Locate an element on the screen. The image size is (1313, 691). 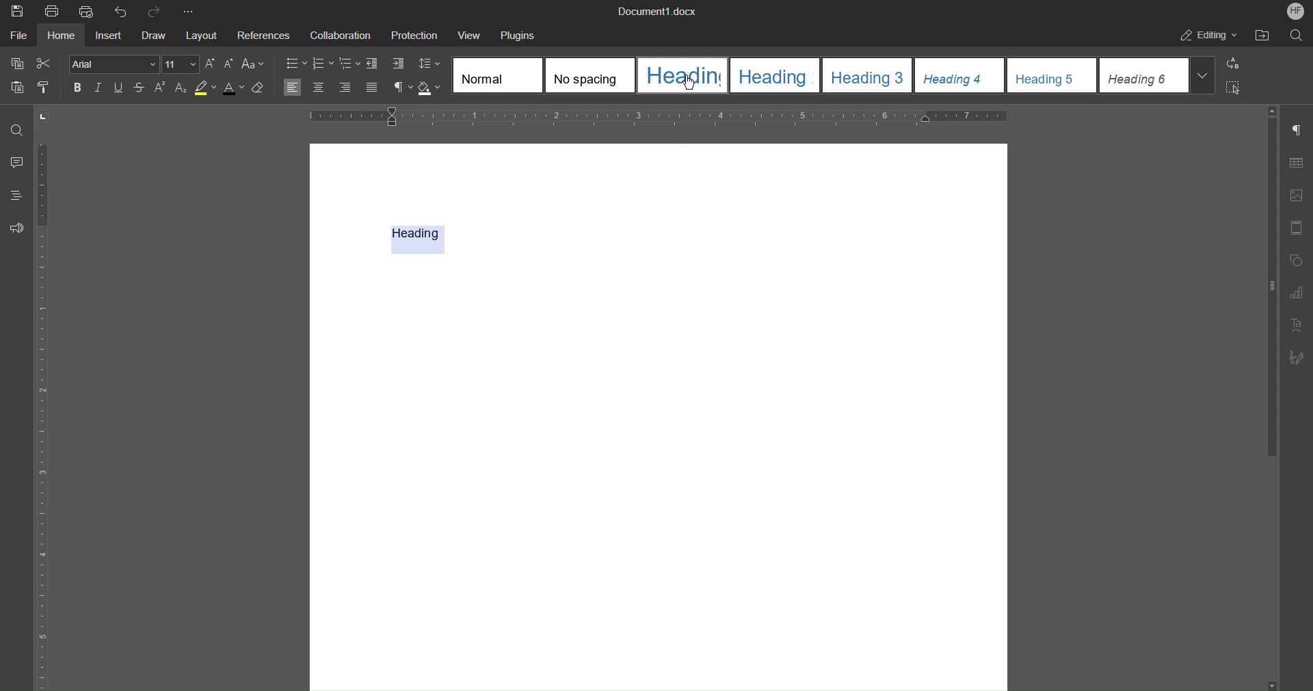
Vertical Ruler is located at coordinates (43, 414).